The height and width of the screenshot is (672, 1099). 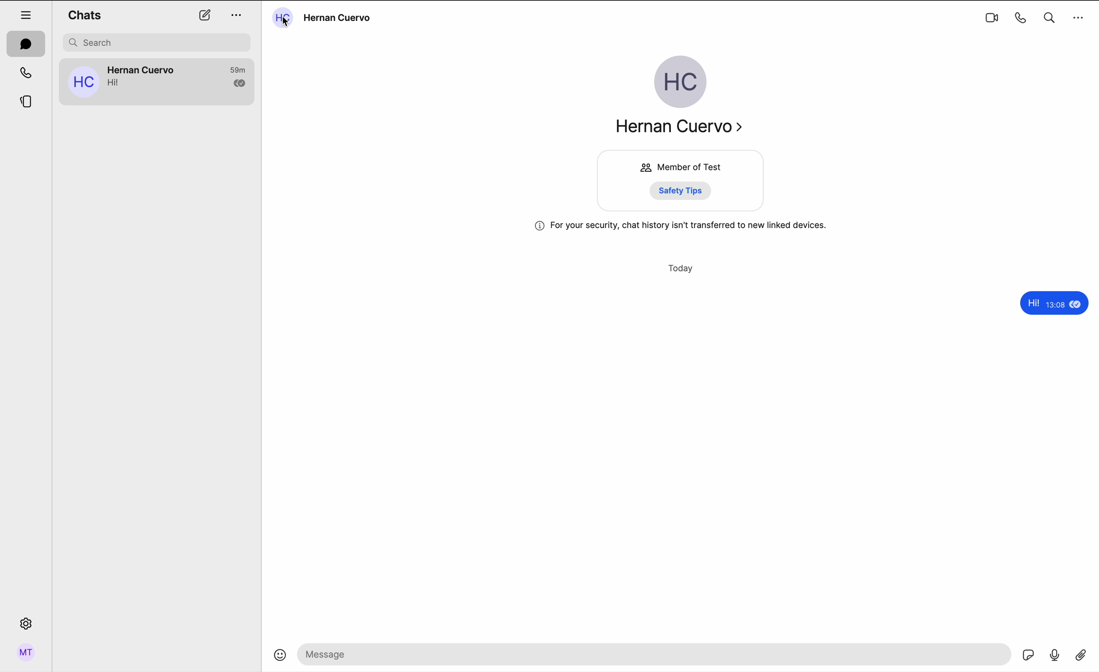 I want to click on cursor, so click(x=287, y=26).